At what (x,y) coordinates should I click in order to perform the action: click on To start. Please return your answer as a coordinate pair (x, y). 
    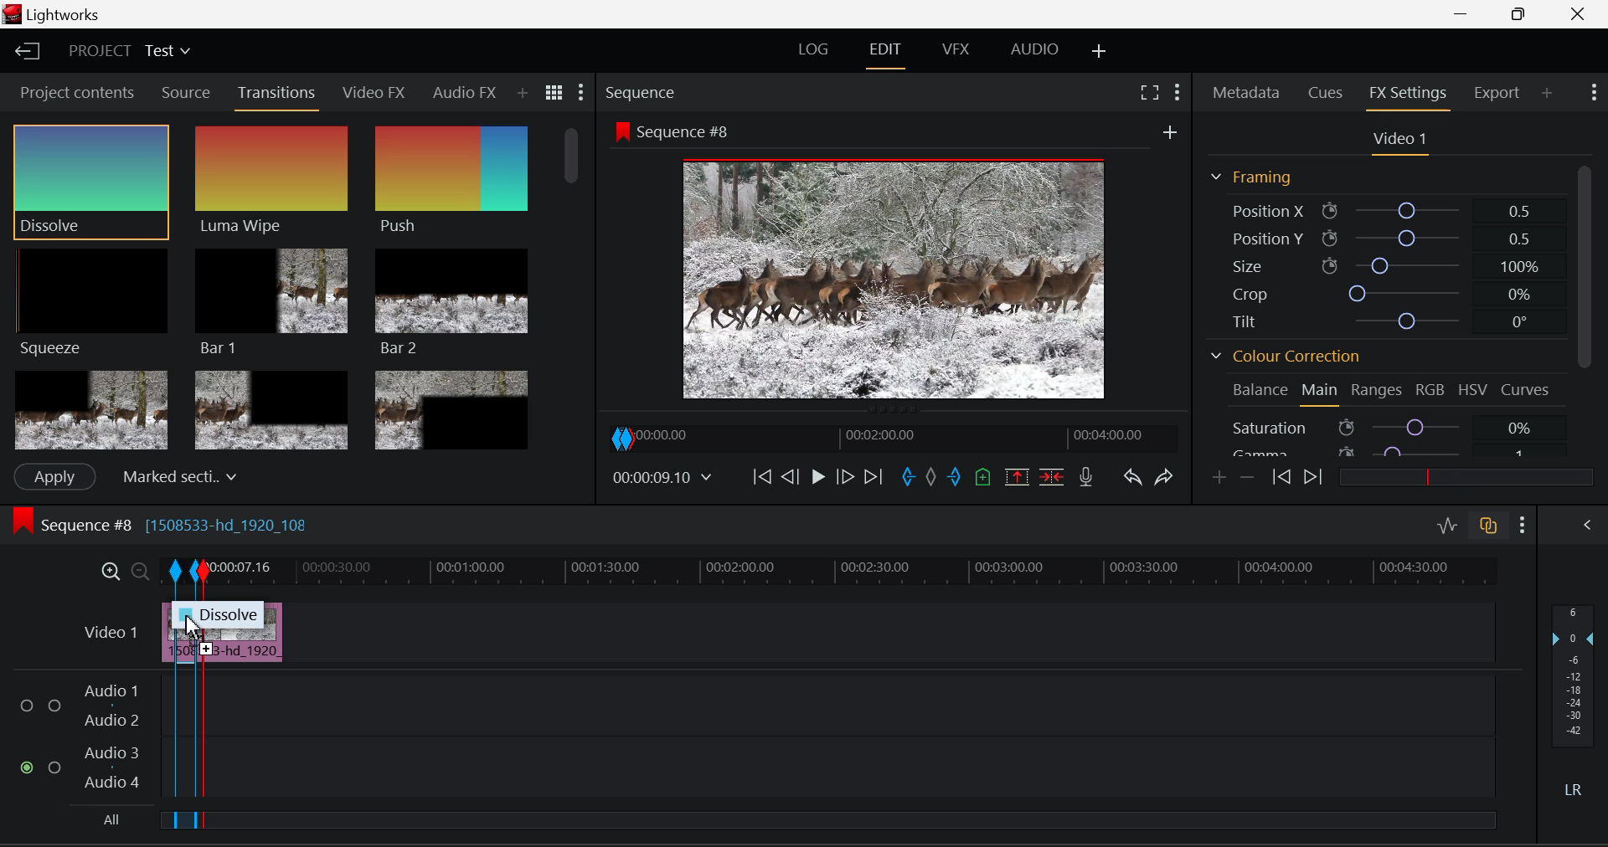
    Looking at the image, I should click on (762, 479).